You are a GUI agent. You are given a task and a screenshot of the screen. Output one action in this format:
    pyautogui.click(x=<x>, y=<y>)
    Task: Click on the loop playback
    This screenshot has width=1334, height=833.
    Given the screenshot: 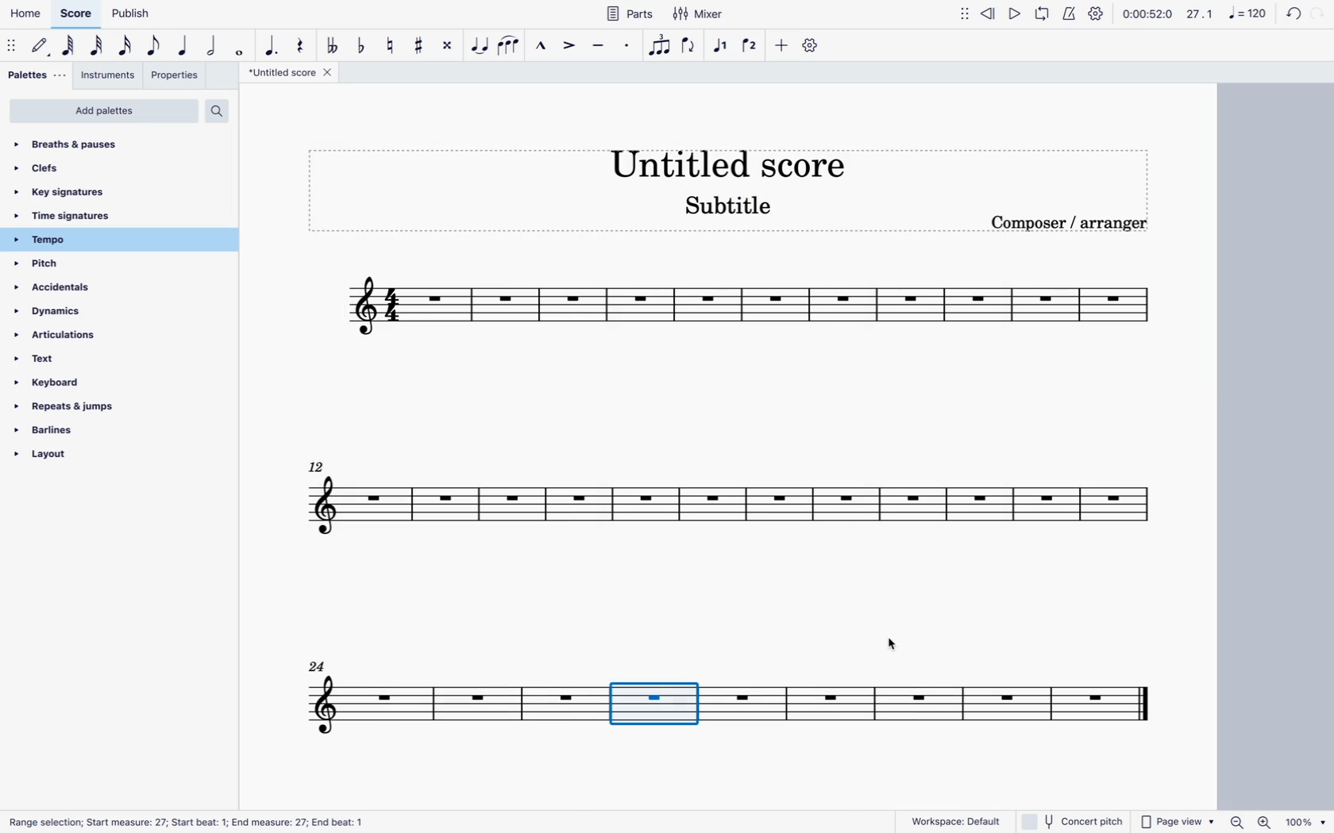 What is the action you would take?
    pyautogui.click(x=1043, y=13)
    